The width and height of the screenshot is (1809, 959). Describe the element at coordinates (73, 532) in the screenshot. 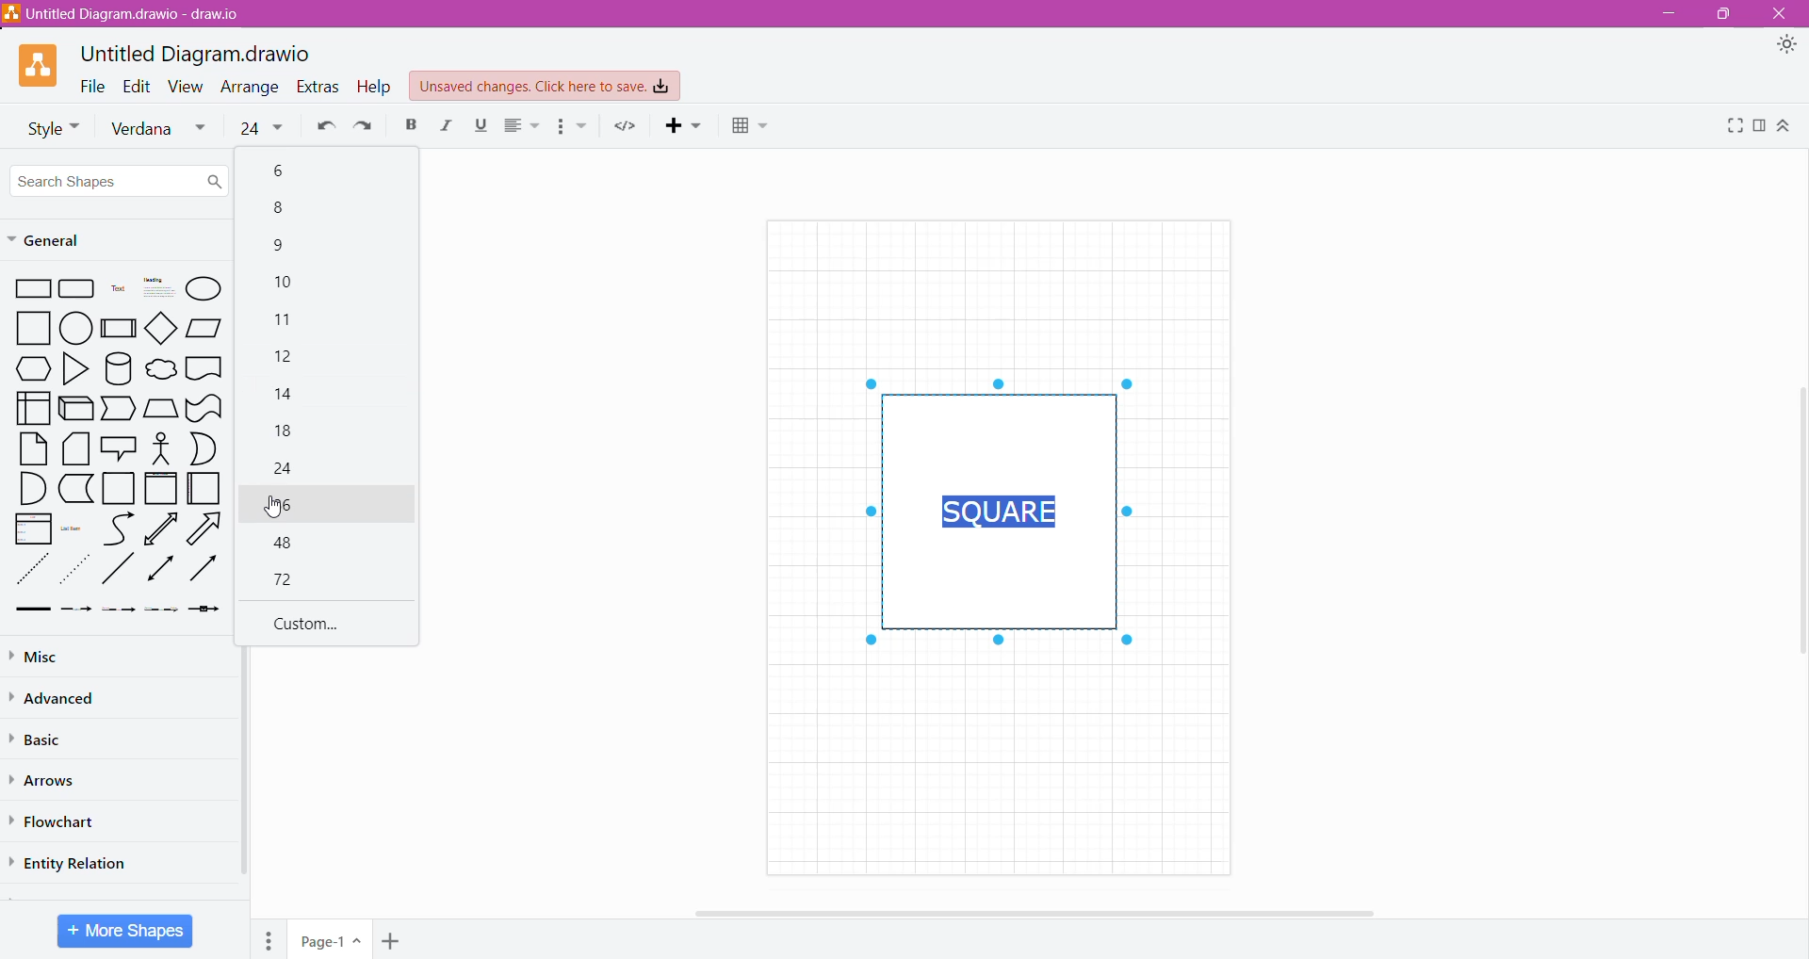

I see `List Item` at that location.